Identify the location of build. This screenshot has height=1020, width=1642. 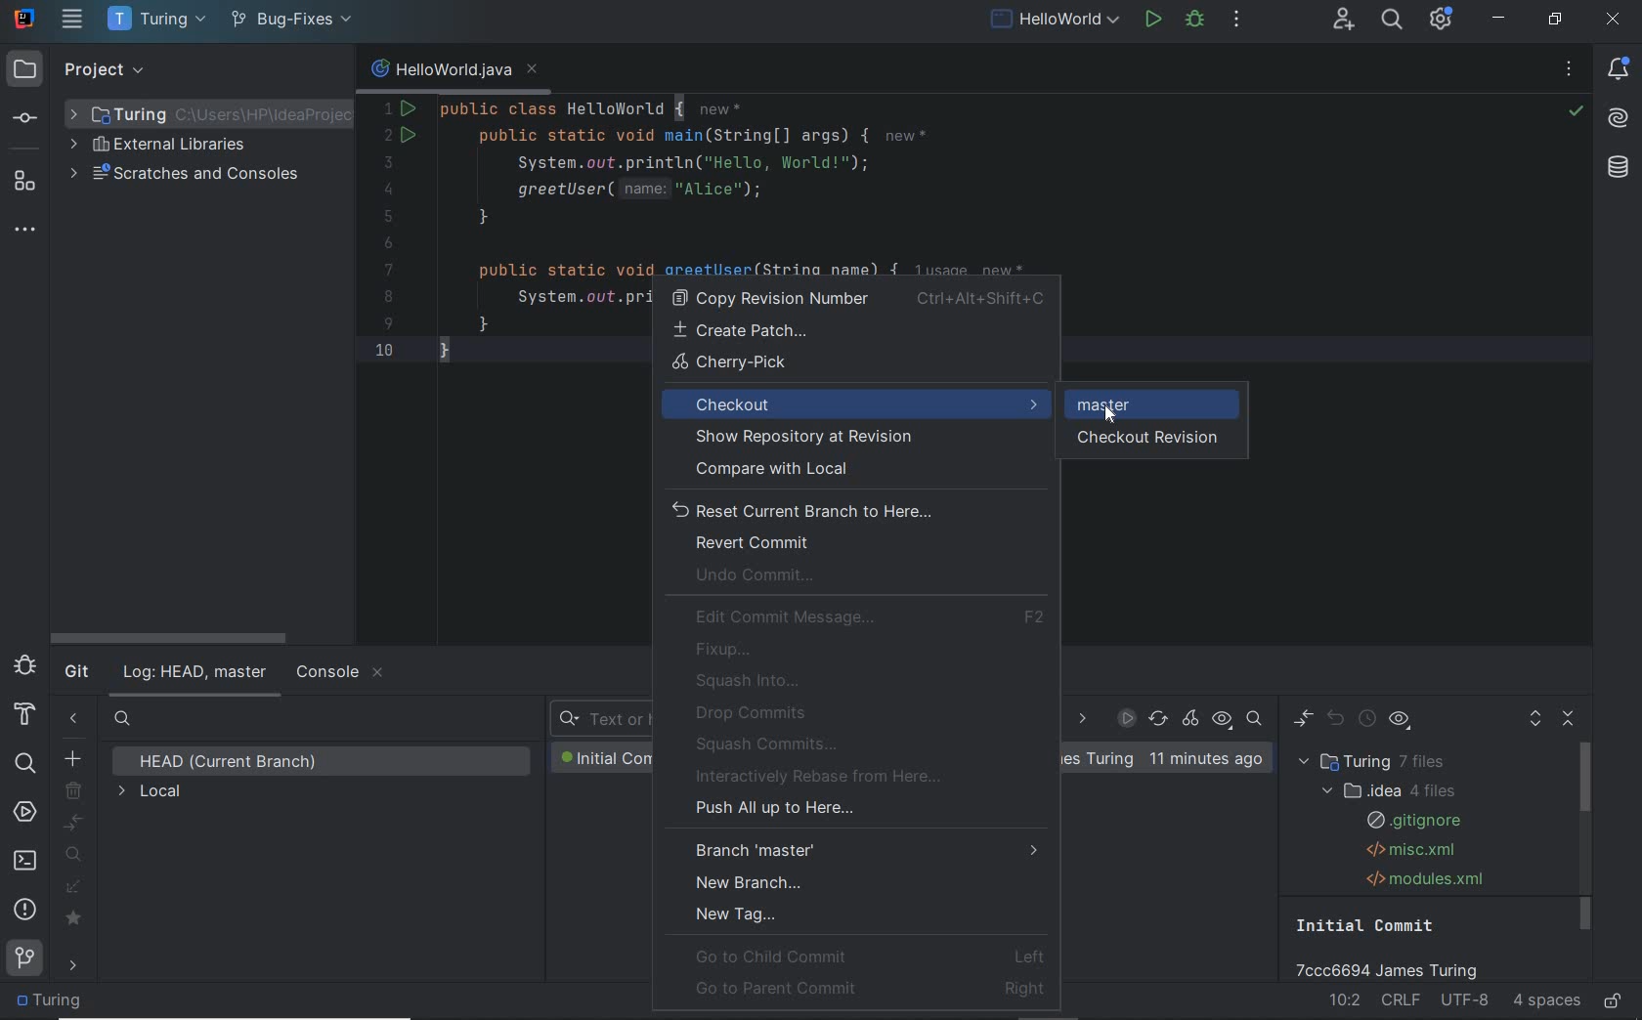
(24, 715).